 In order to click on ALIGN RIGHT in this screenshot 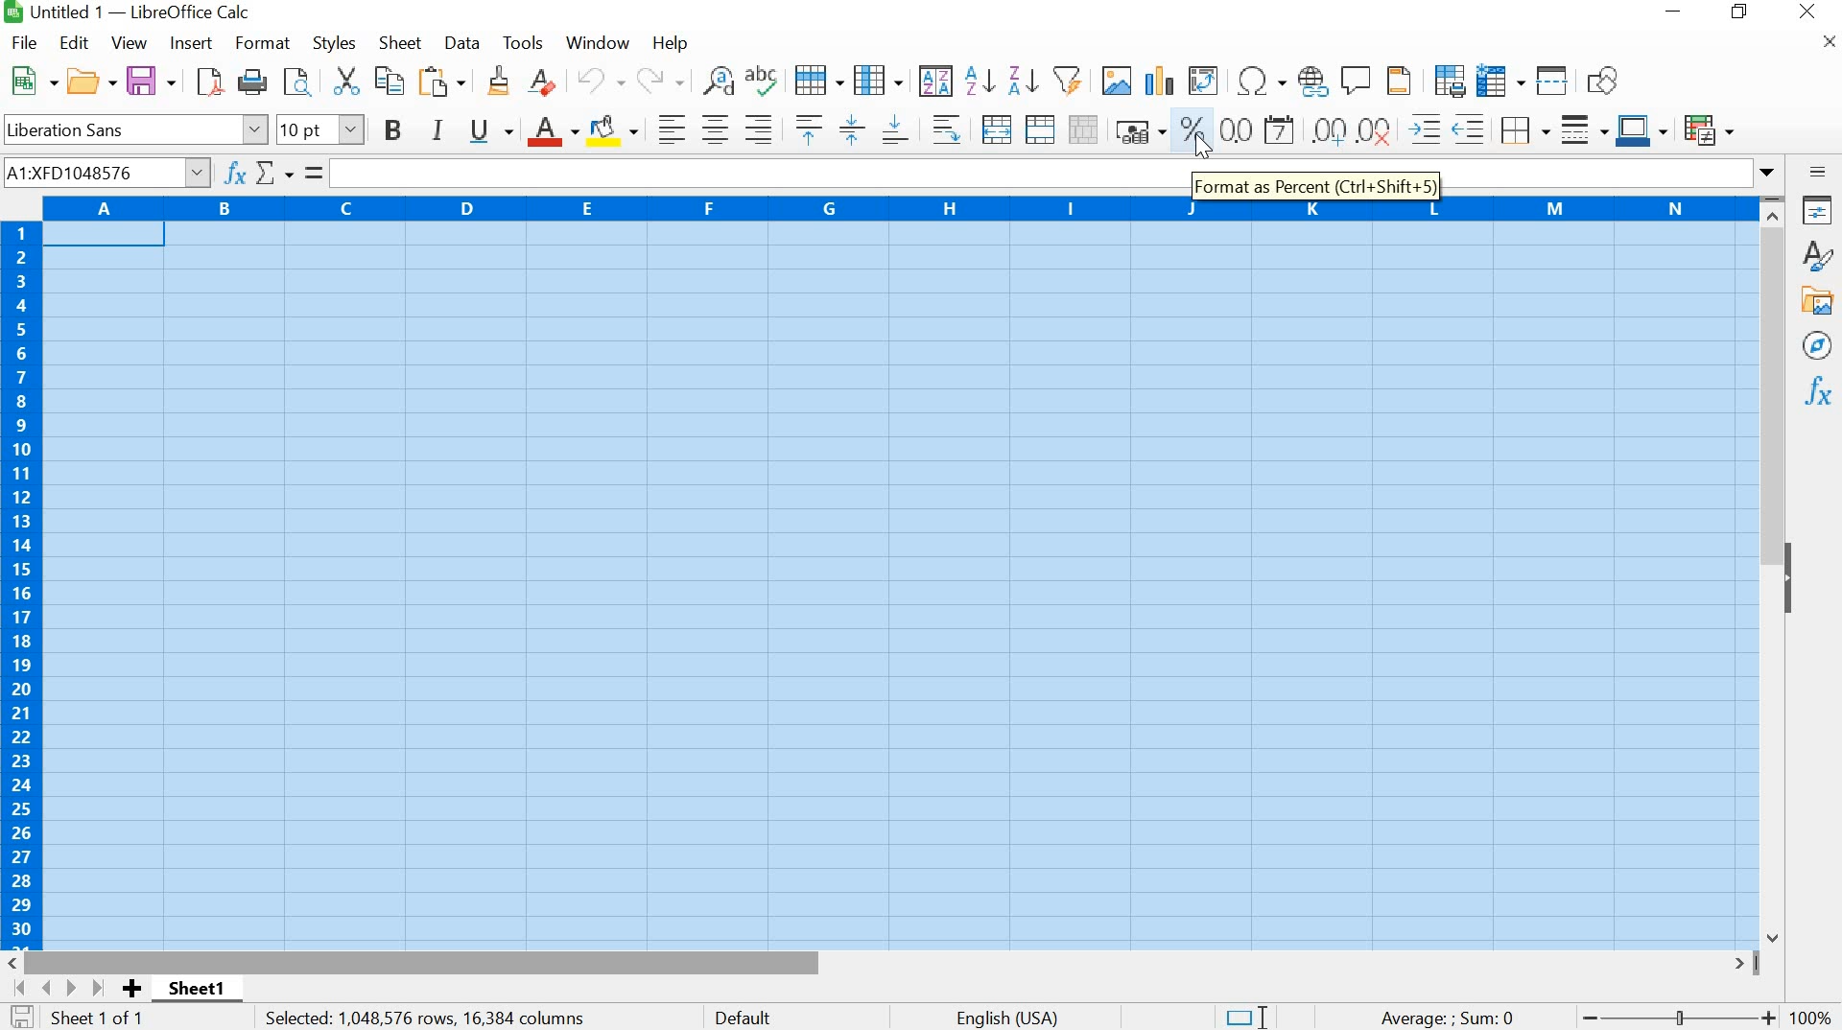, I will do `click(949, 129)`.